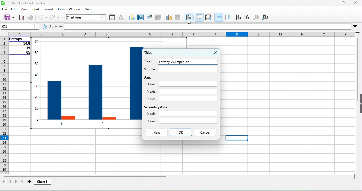 The width and height of the screenshot is (362, 191). I want to click on format selection, so click(113, 18).